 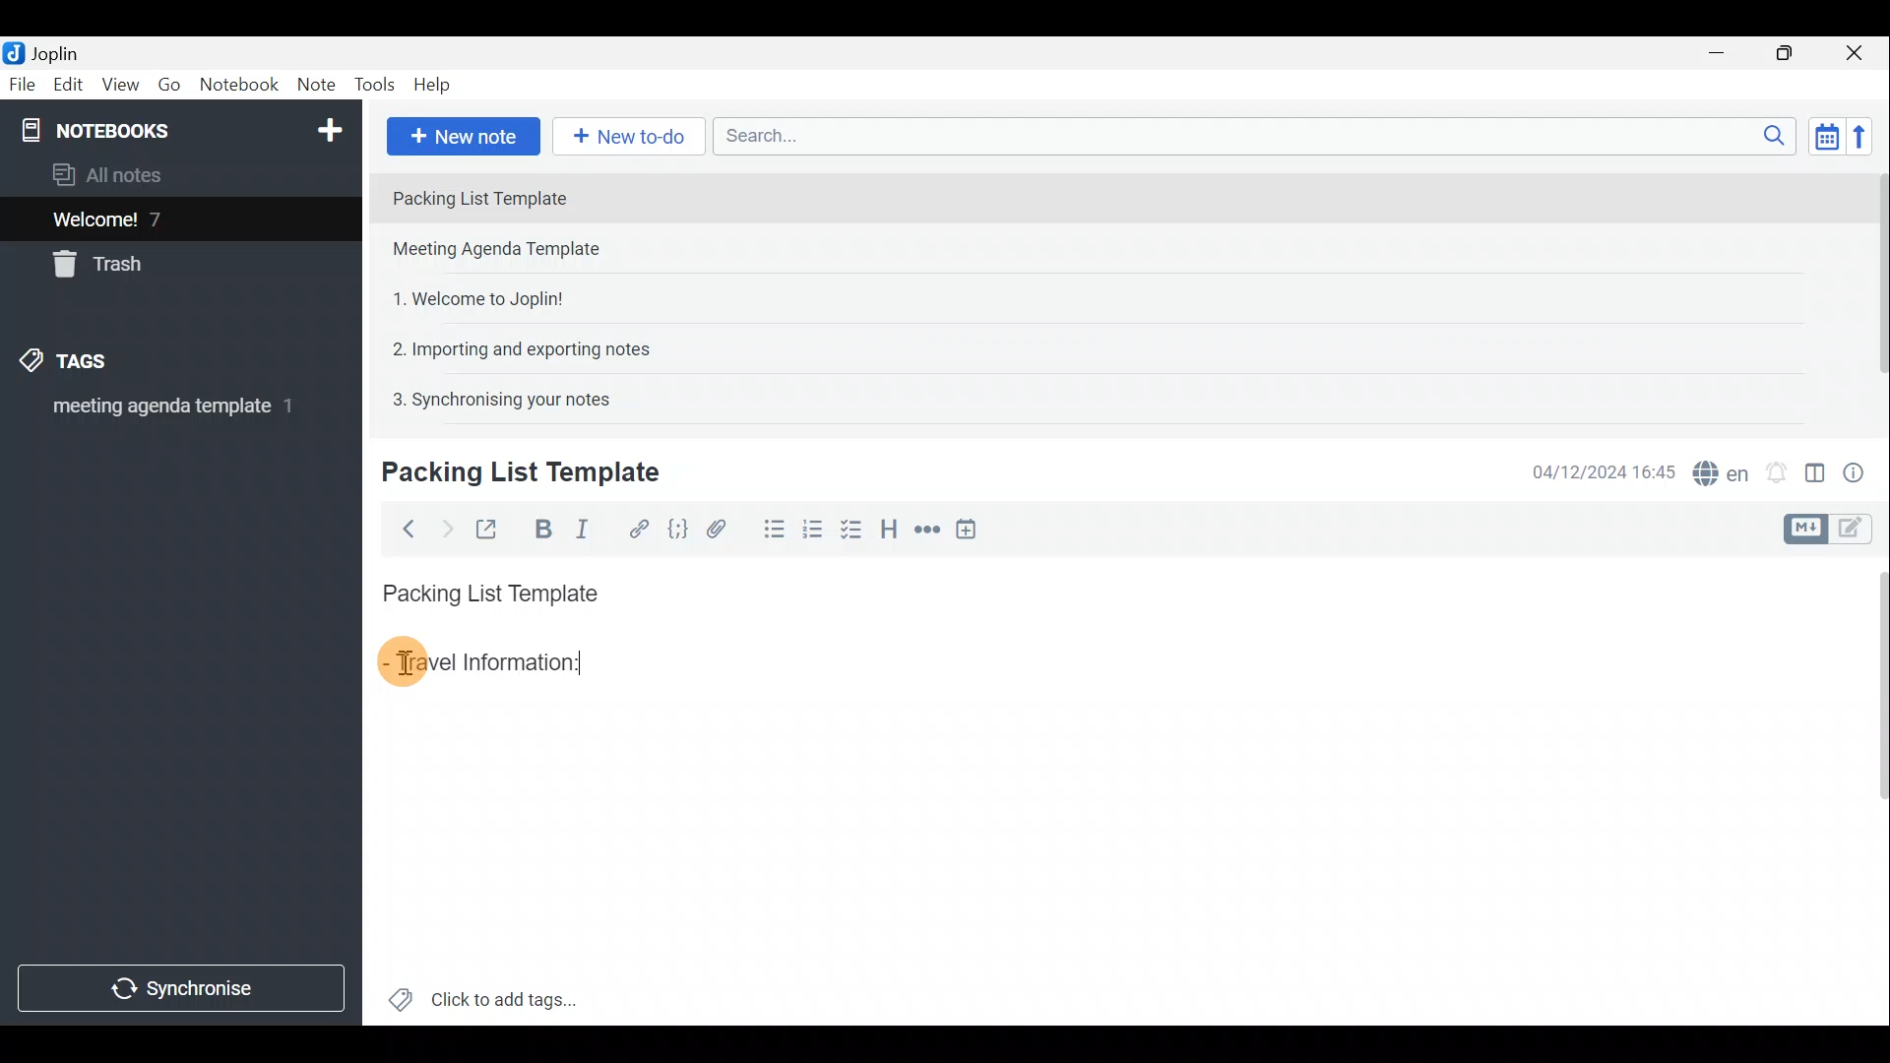 What do you see at coordinates (435, 87) in the screenshot?
I see `Help` at bounding box center [435, 87].